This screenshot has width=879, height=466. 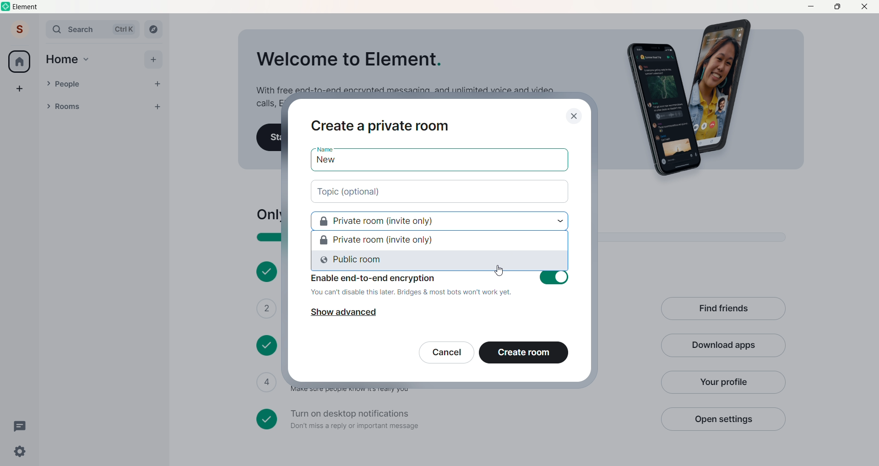 What do you see at coordinates (446, 352) in the screenshot?
I see `Cancel` at bounding box center [446, 352].